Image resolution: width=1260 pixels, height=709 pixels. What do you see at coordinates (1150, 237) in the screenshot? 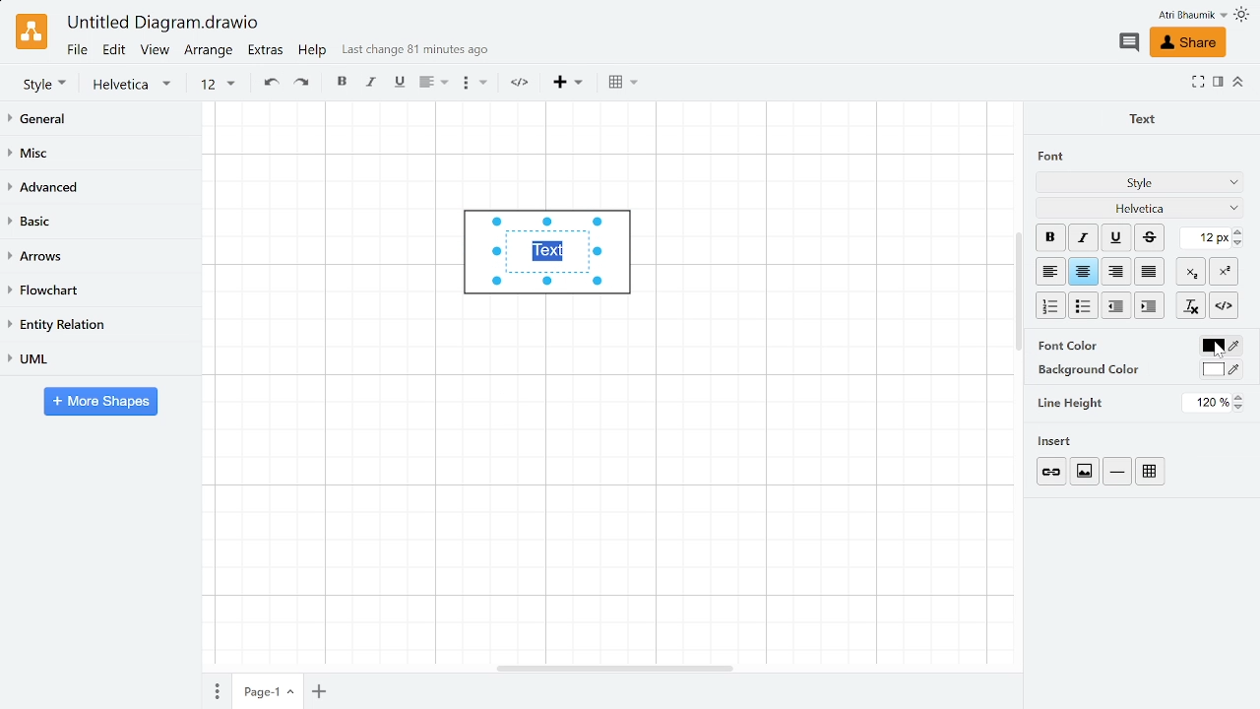
I see `Strikethrough` at bounding box center [1150, 237].